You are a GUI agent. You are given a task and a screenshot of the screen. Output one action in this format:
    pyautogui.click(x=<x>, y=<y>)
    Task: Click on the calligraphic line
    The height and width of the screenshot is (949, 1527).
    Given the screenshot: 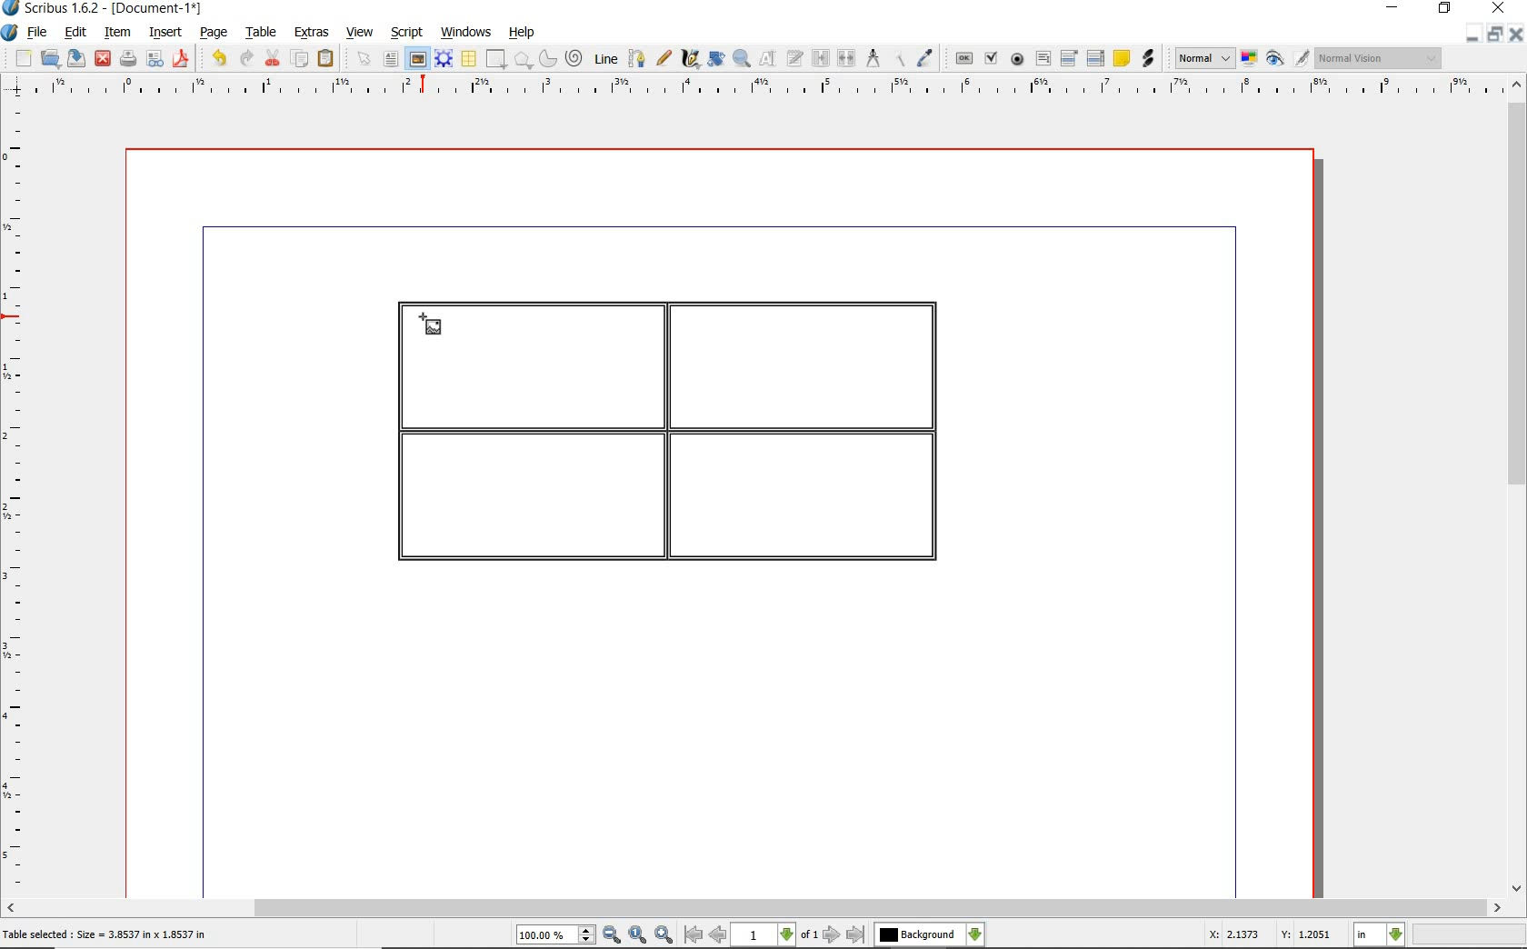 What is the action you would take?
    pyautogui.click(x=691, y=59)
    